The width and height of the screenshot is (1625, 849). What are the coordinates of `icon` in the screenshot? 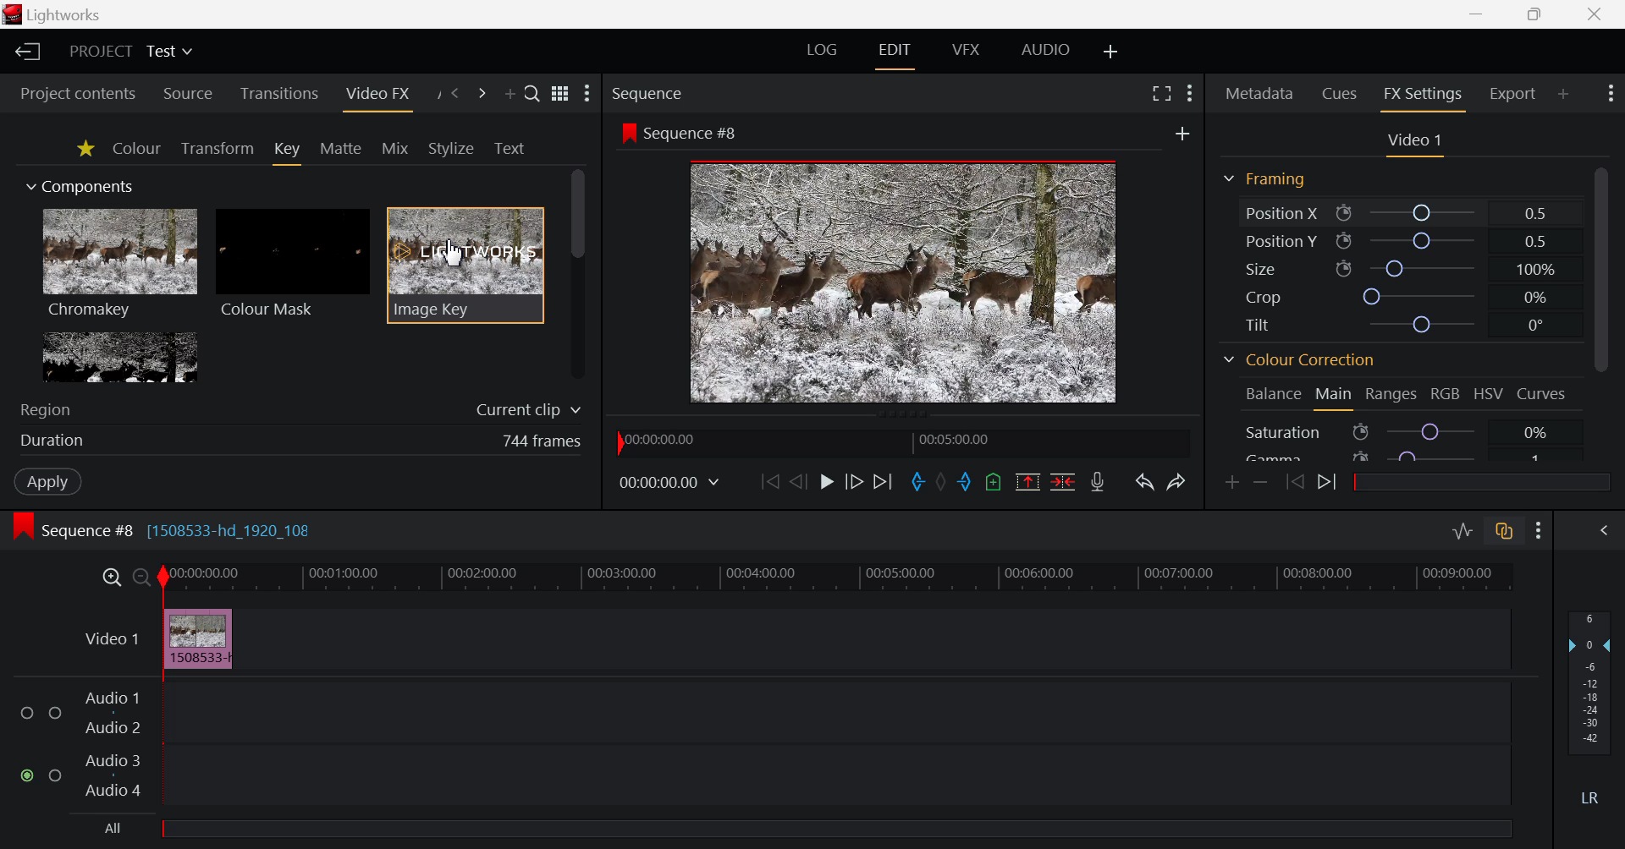 It's located at (1359, 456).